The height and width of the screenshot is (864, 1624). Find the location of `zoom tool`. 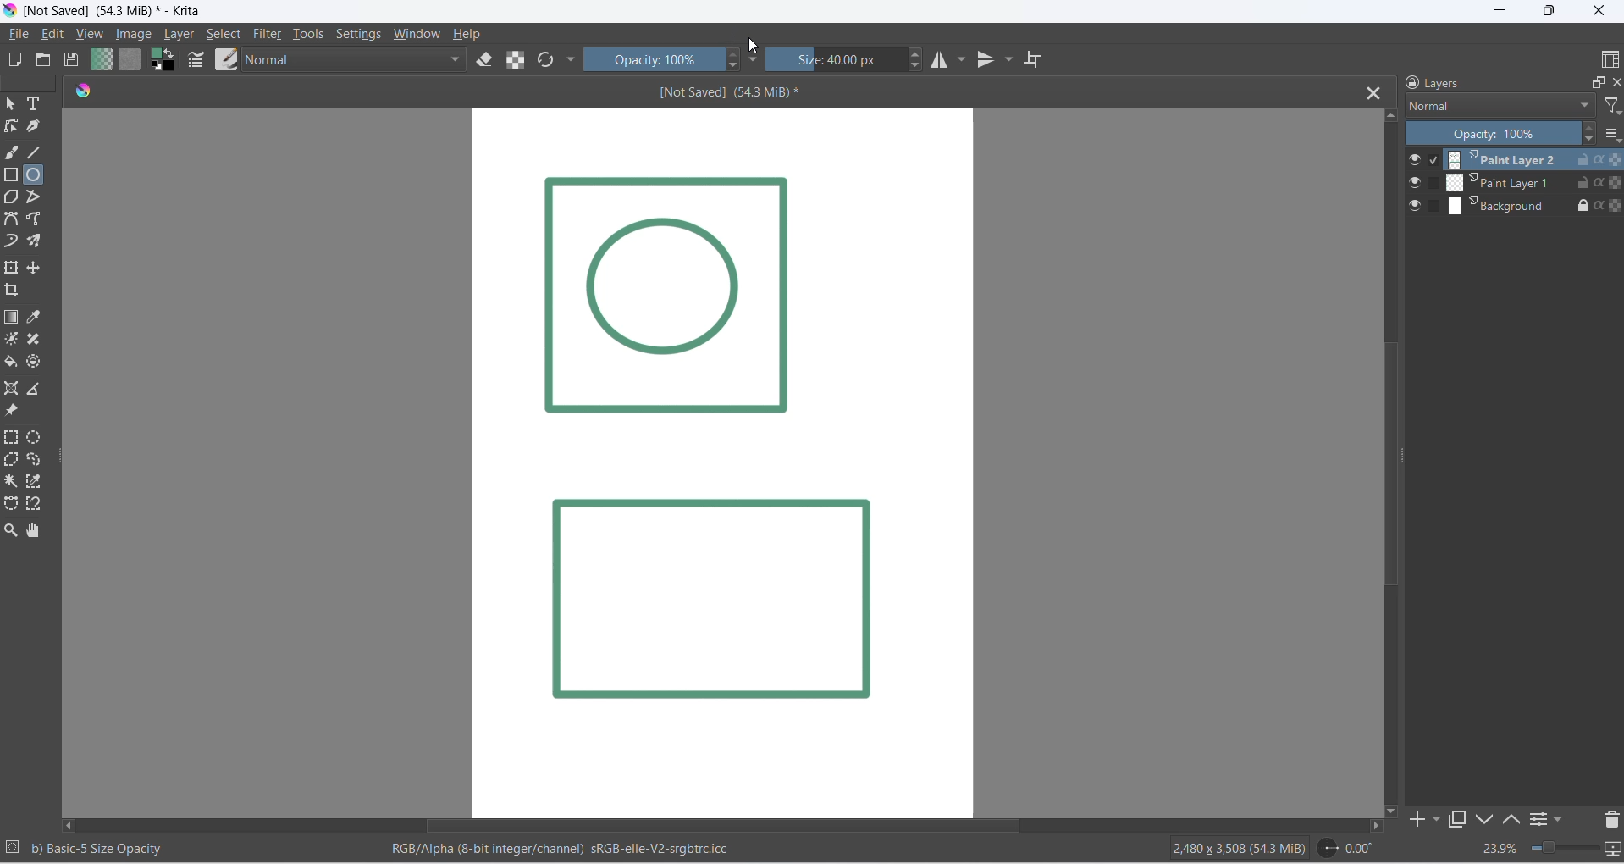

zoom tool is located at coordinates (11, 530).